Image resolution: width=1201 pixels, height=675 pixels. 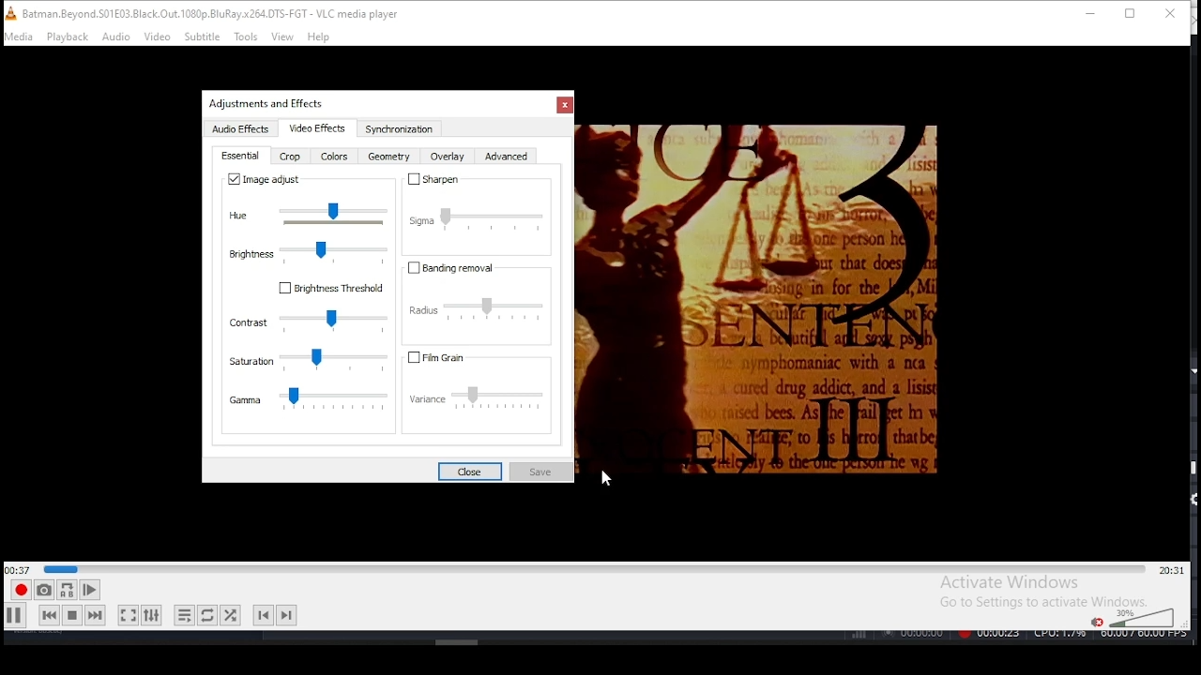 What do you see at coordinates (308, 361) in the screenshot?
I see `saturation settings slider` at bounding box center [308, 361].